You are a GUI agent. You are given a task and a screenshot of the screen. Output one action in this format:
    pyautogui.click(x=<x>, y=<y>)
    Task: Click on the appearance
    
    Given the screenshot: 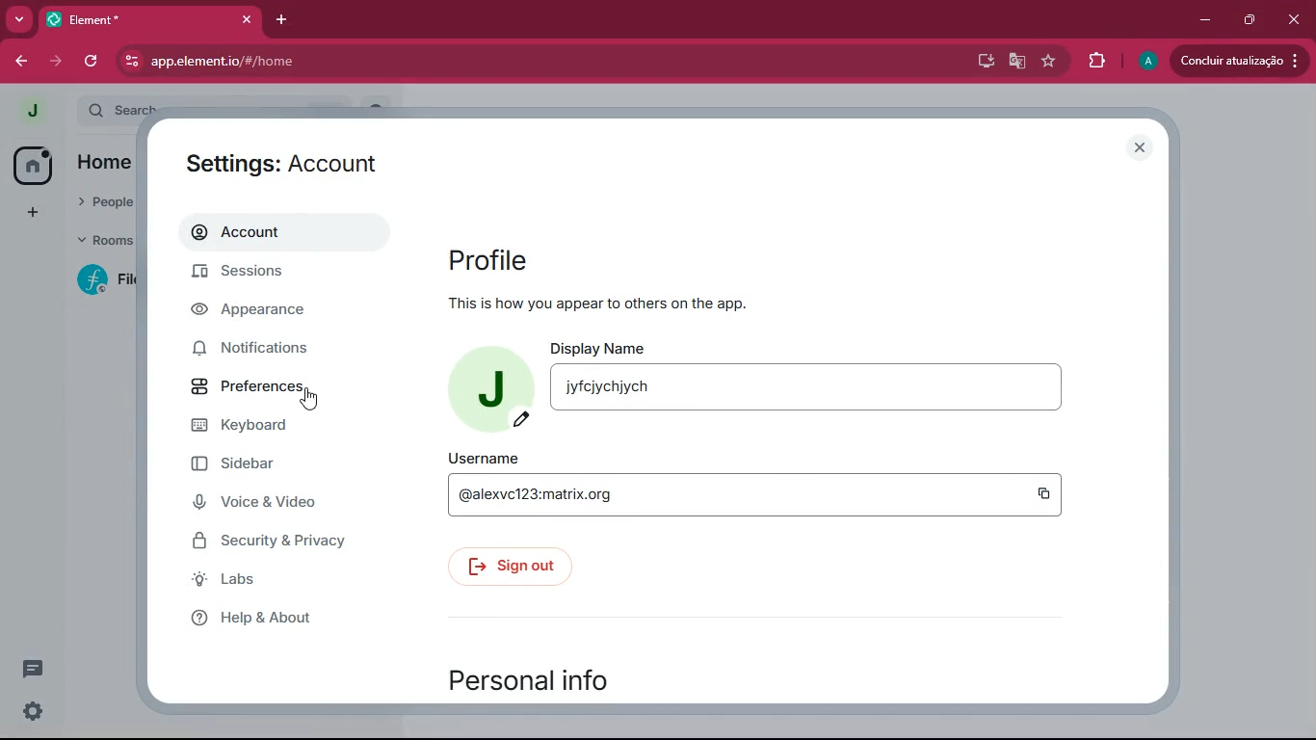 What is the action you would take?
    pyautogui.click(x=258, y=313)
    